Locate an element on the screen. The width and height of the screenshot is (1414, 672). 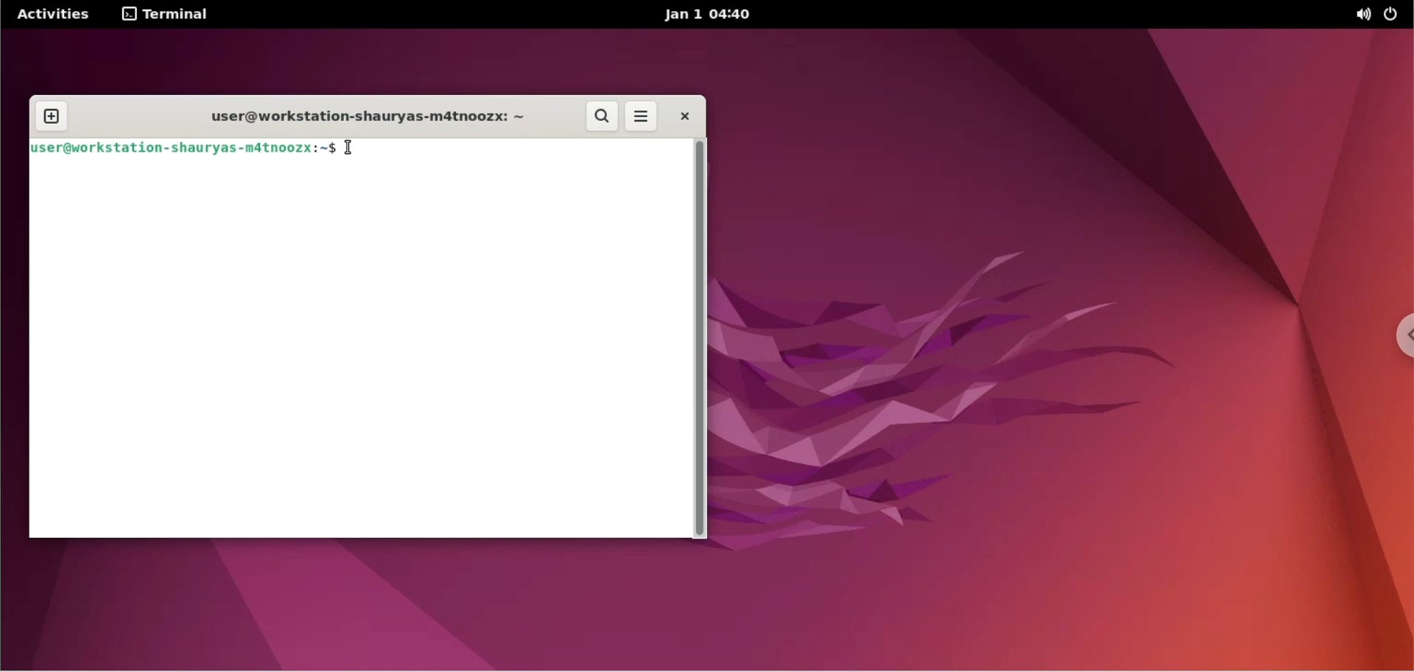
user@workstation-shauryas-matnoozx:~$ is located at coordinates (189, 148).